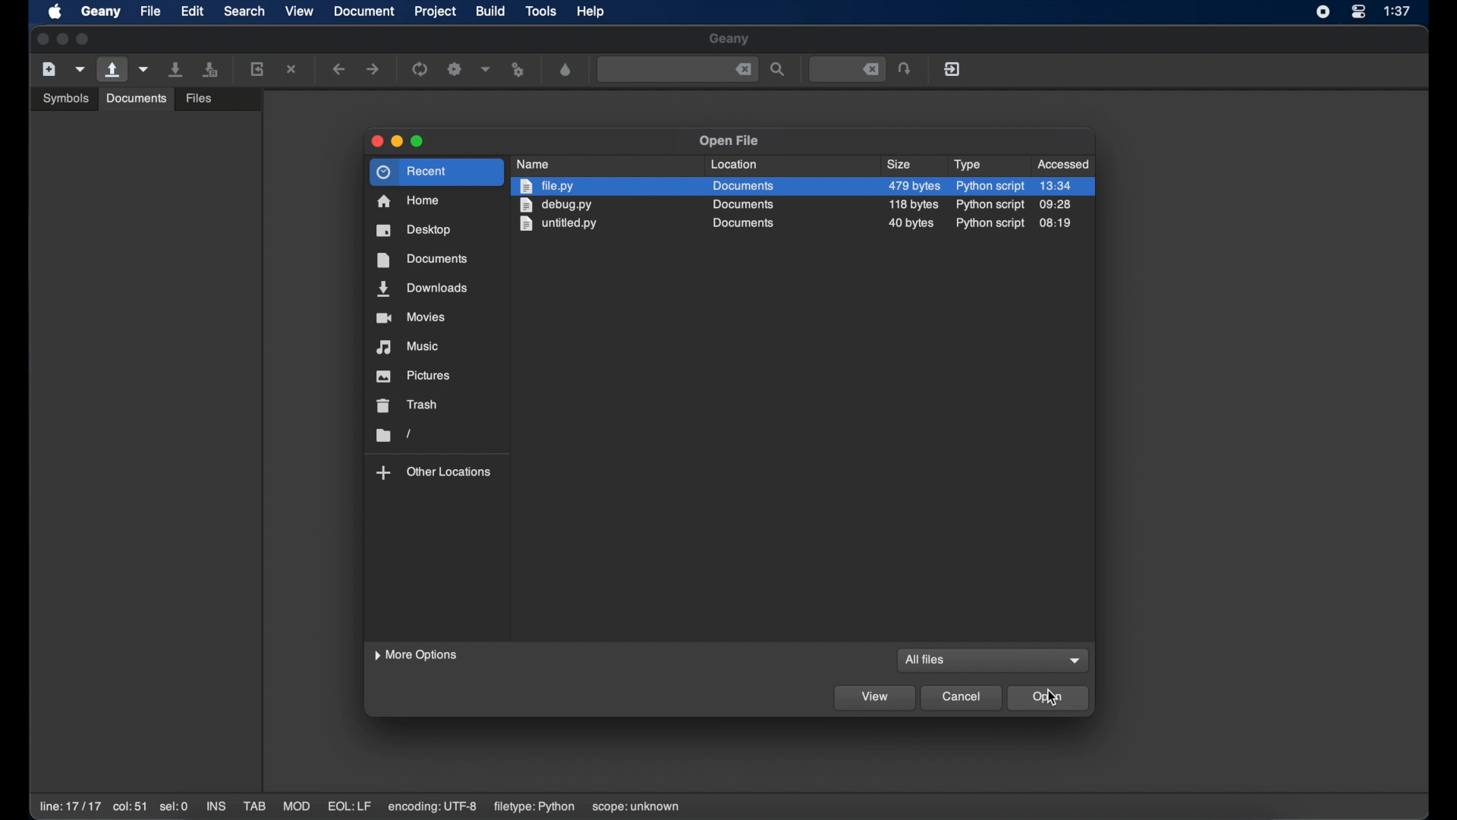 The height and width of the screenshot is (820, 1457). Describe the element at coordinates (350, 806) in the screenshot. I see `eql: lf` at that location.